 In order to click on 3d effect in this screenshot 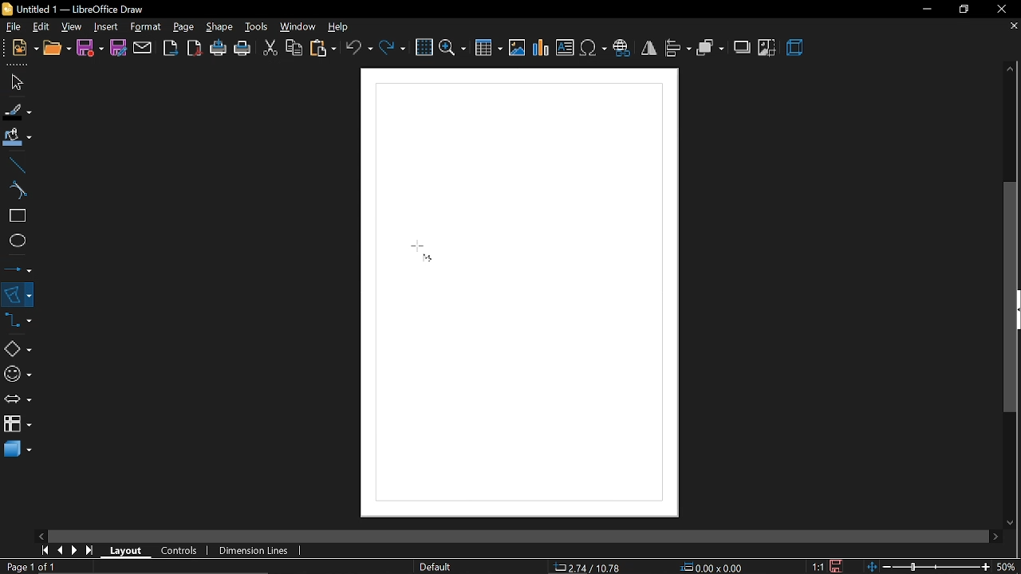, I will do `click(795, 48)`.